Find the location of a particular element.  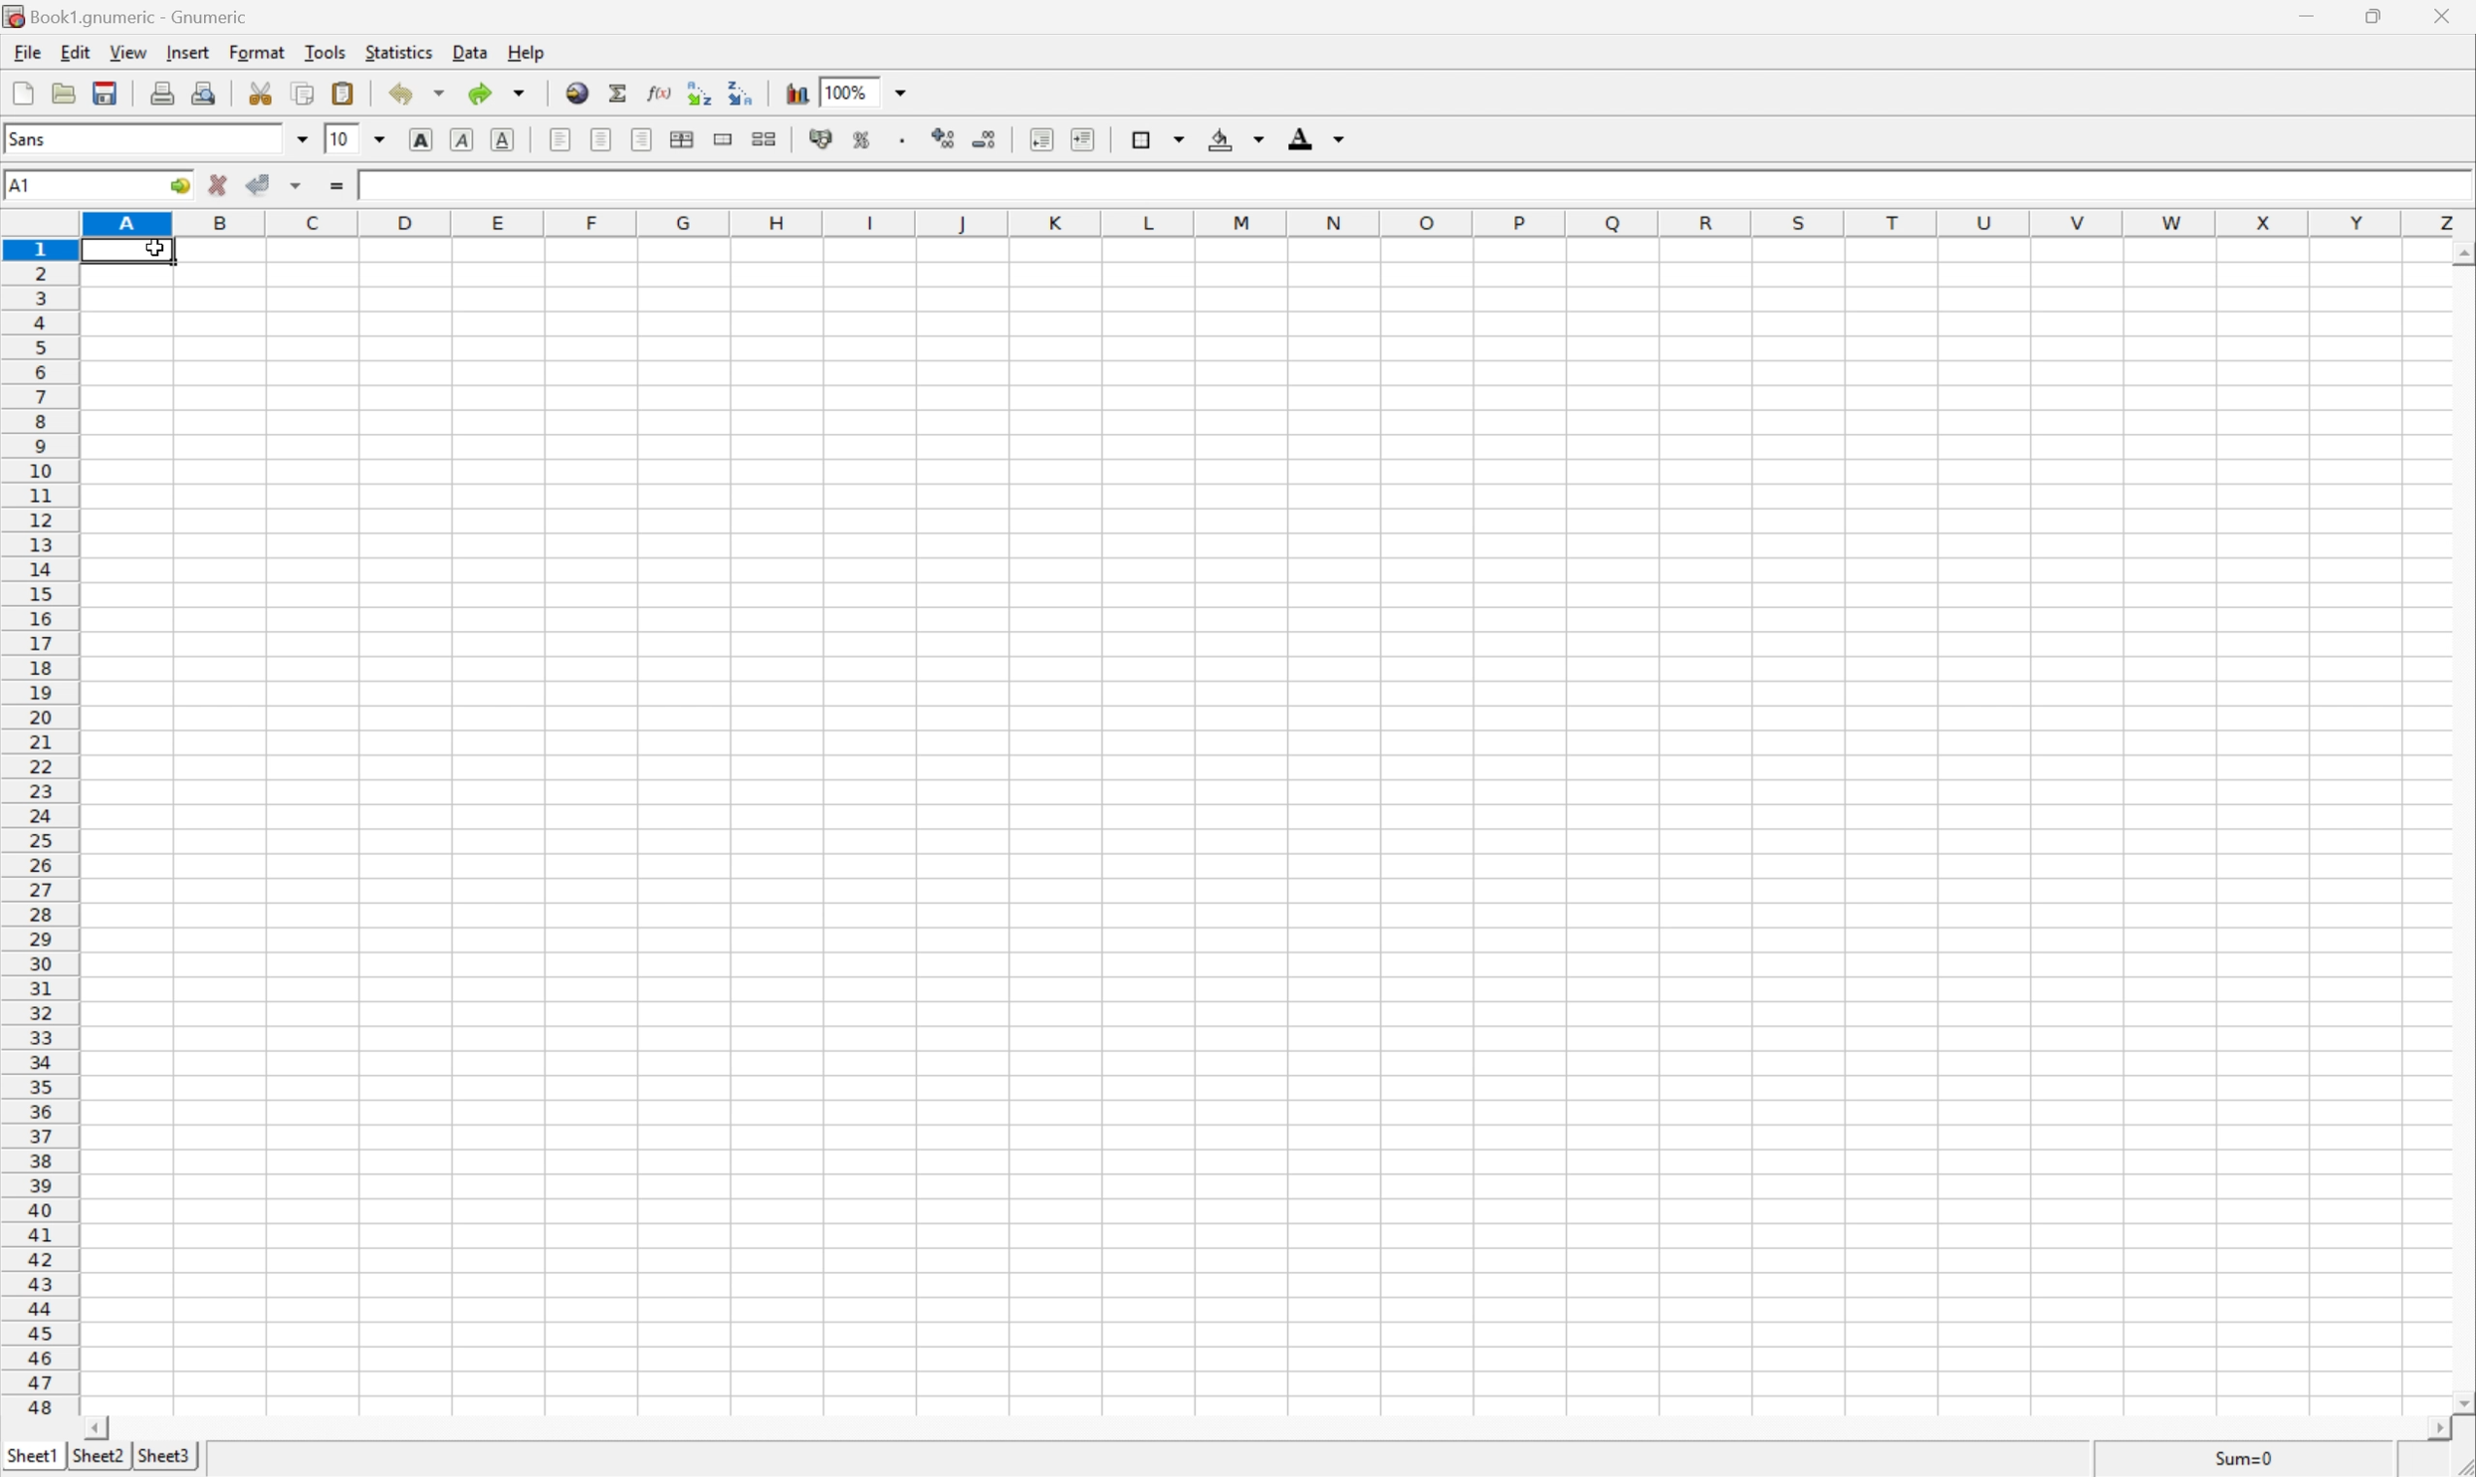

sheet3 is located at coordinates (164, 1459).